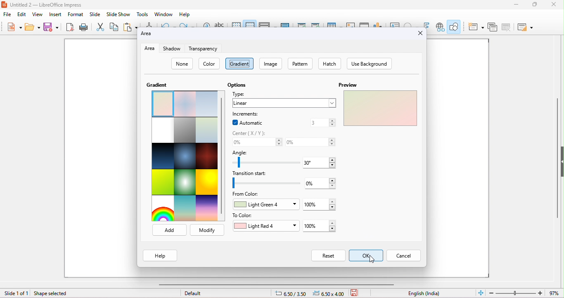 This screenshot has width=564, height=298. Describe the element at coordinates (182, 64) in the screenshot. I see `none` at that location.